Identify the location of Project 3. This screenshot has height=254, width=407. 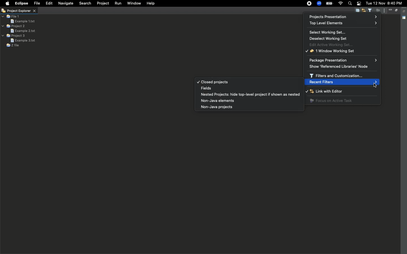
(14, 36).